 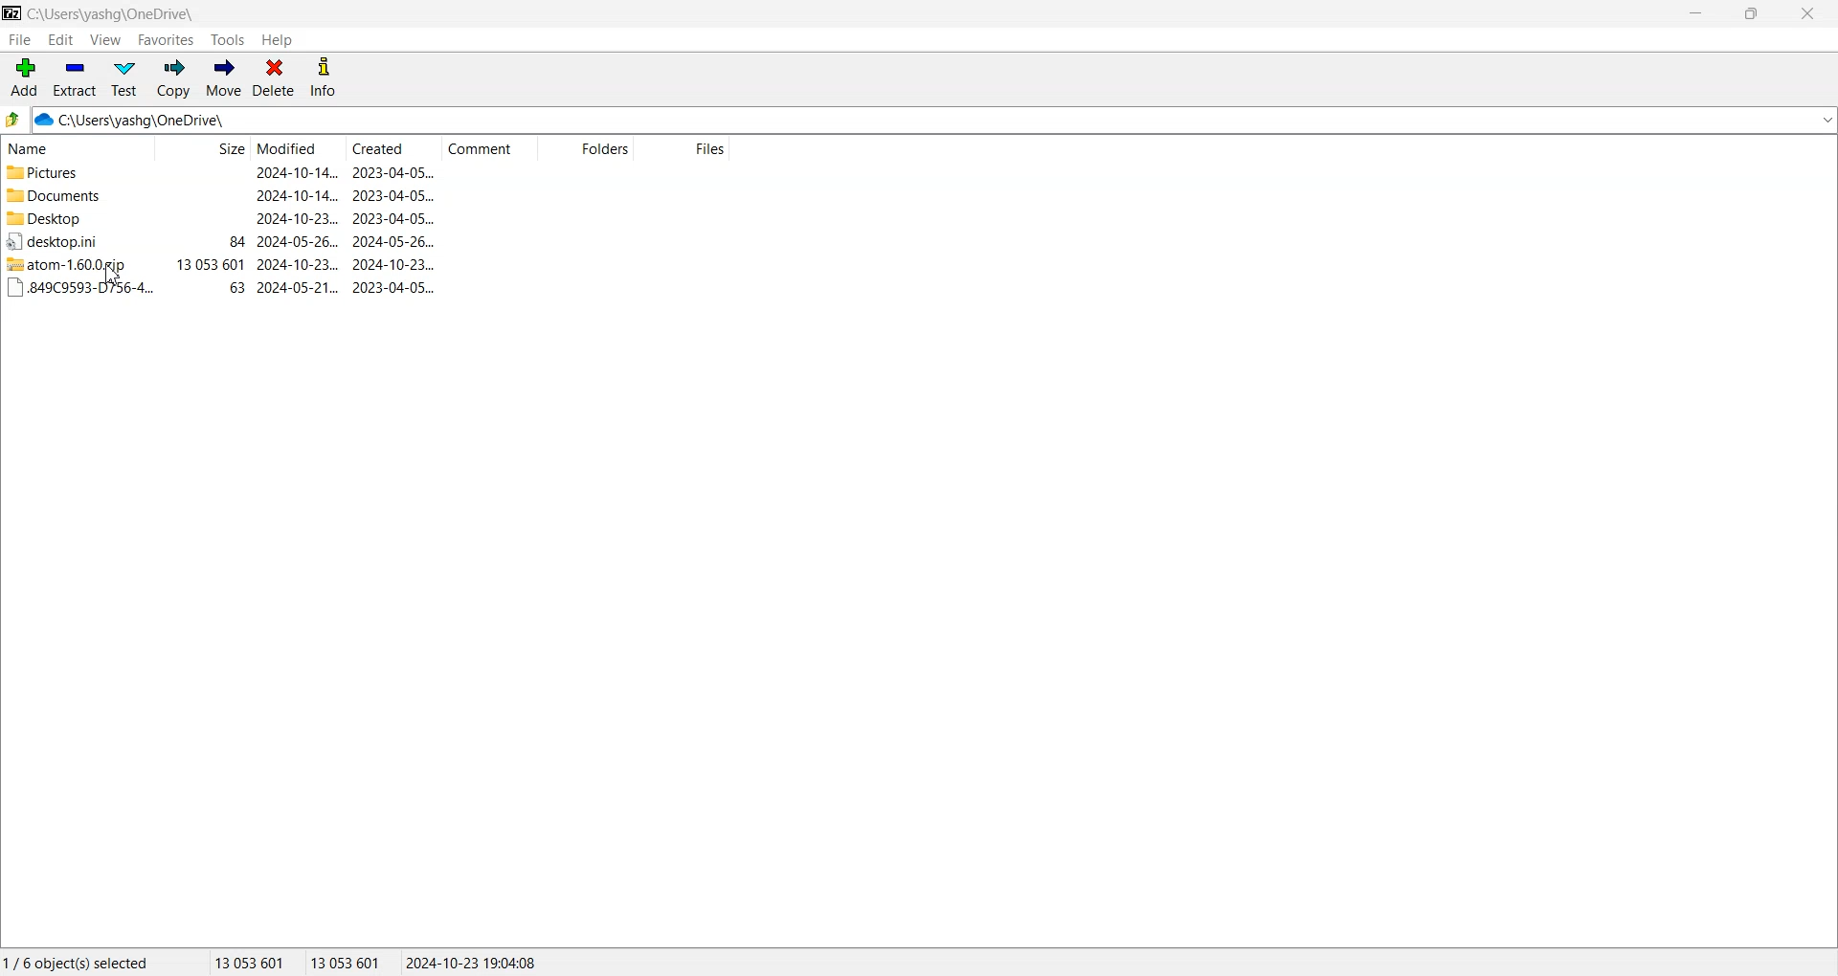 I want to click on Comment, so click(x=489, y=149).